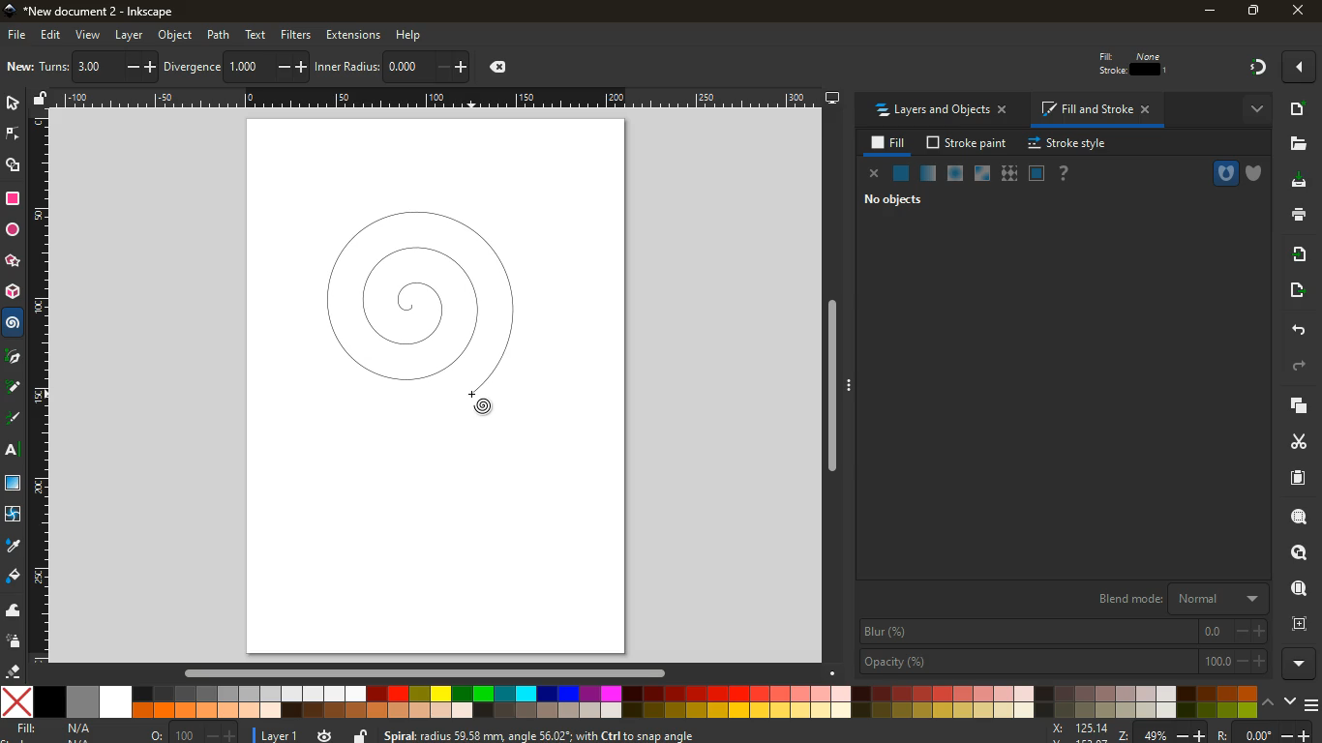  Describe the element at coordinates (1257, 173) in the screenshot. I see `shield` at that location.